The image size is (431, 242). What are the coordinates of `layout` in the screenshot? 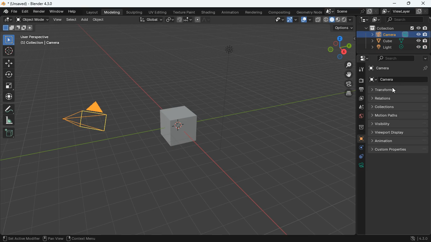 It's located at (91, 12).